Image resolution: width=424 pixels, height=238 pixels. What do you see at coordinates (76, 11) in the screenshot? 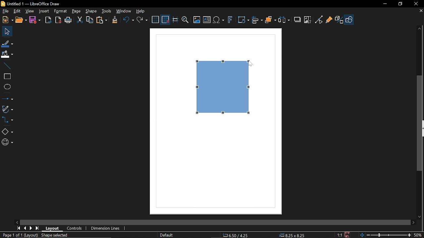
I see `Page` at bounding box center [76, 11].